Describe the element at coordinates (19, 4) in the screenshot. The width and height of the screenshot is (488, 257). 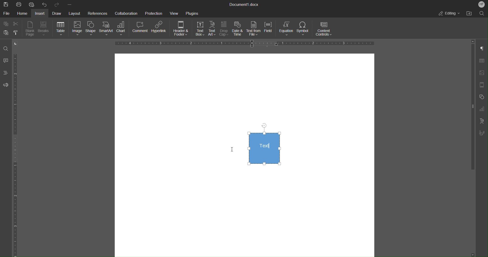
I see `Print` at that location.